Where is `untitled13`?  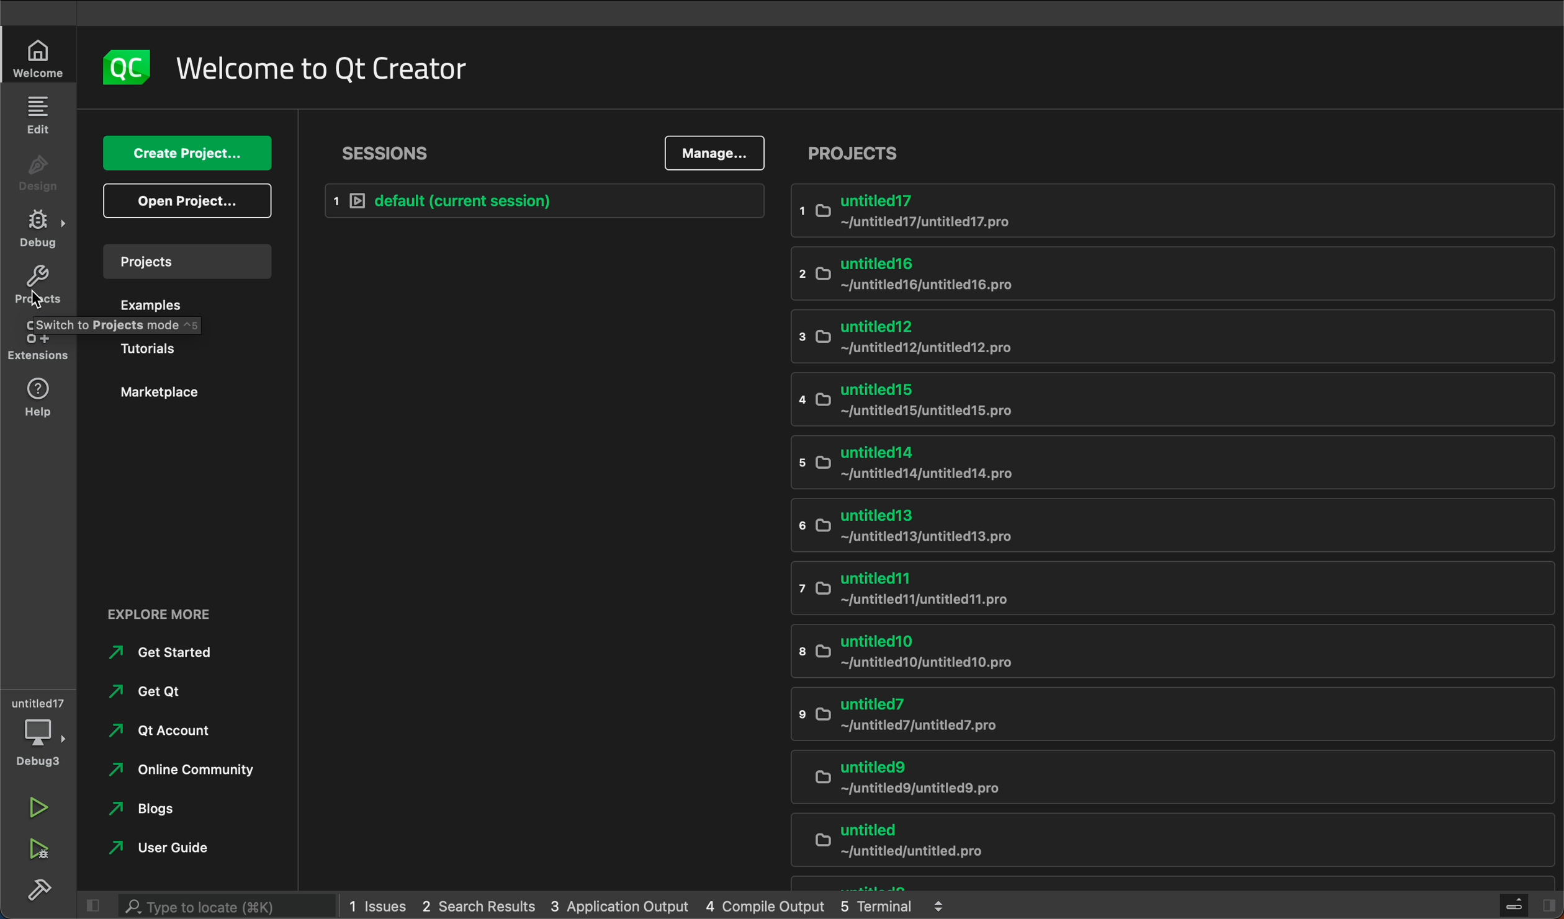 untitled13 is located at coordinates (1179, 526).